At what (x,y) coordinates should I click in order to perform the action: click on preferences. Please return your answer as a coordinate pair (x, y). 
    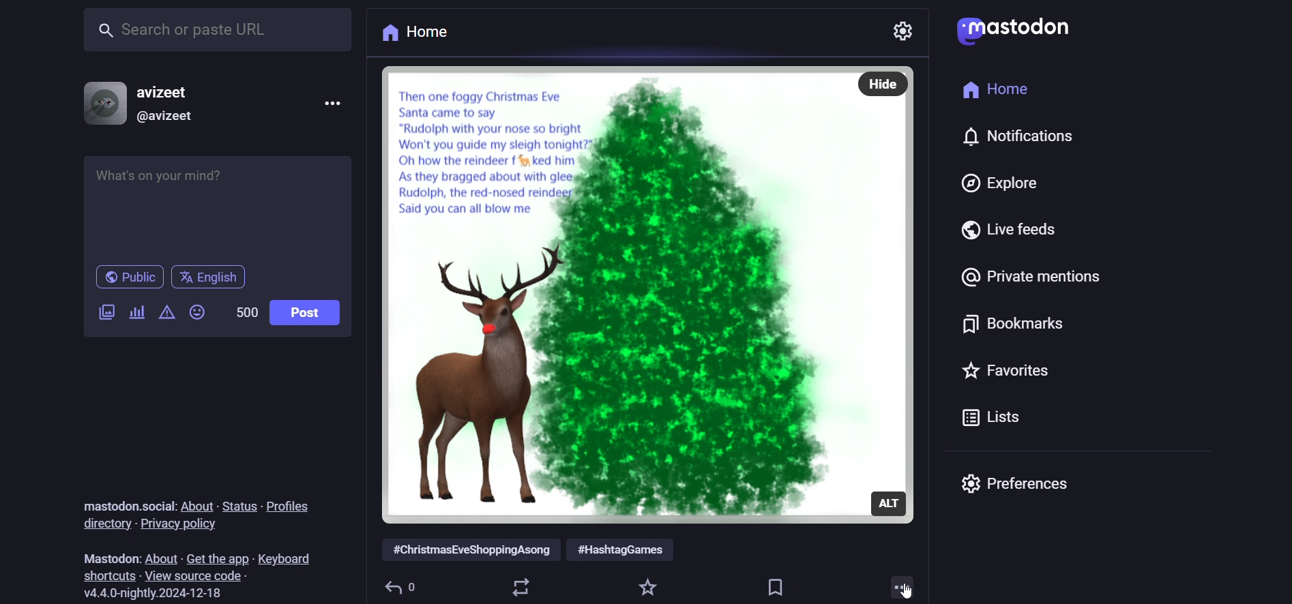
    Looking at the image, I should click on (1008, 483).